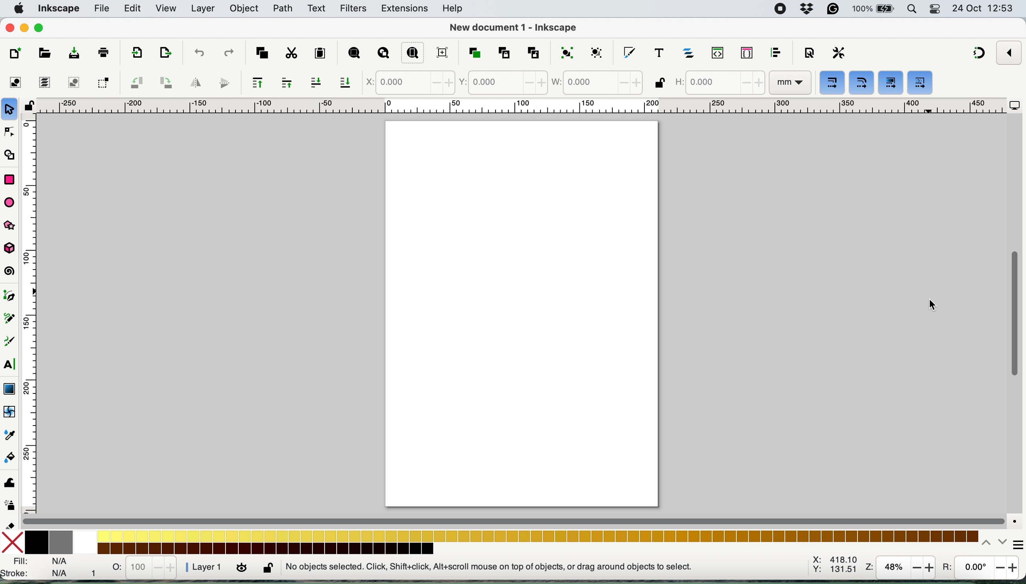 This screenshot has width=1026, height=584. What do you see at coordinates (284, 10) in the screenshot?
I see `path` at bounding box center [284, 10].